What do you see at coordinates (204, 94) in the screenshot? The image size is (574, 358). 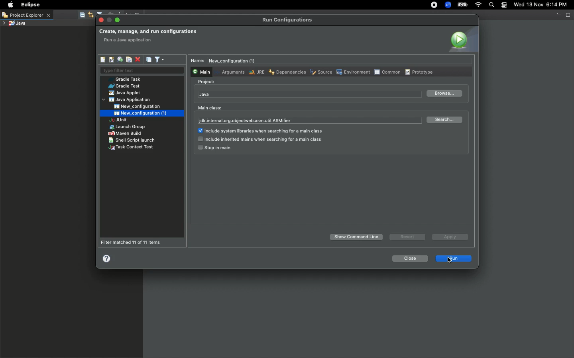 I see `Java` at bounding box center [204, 94].